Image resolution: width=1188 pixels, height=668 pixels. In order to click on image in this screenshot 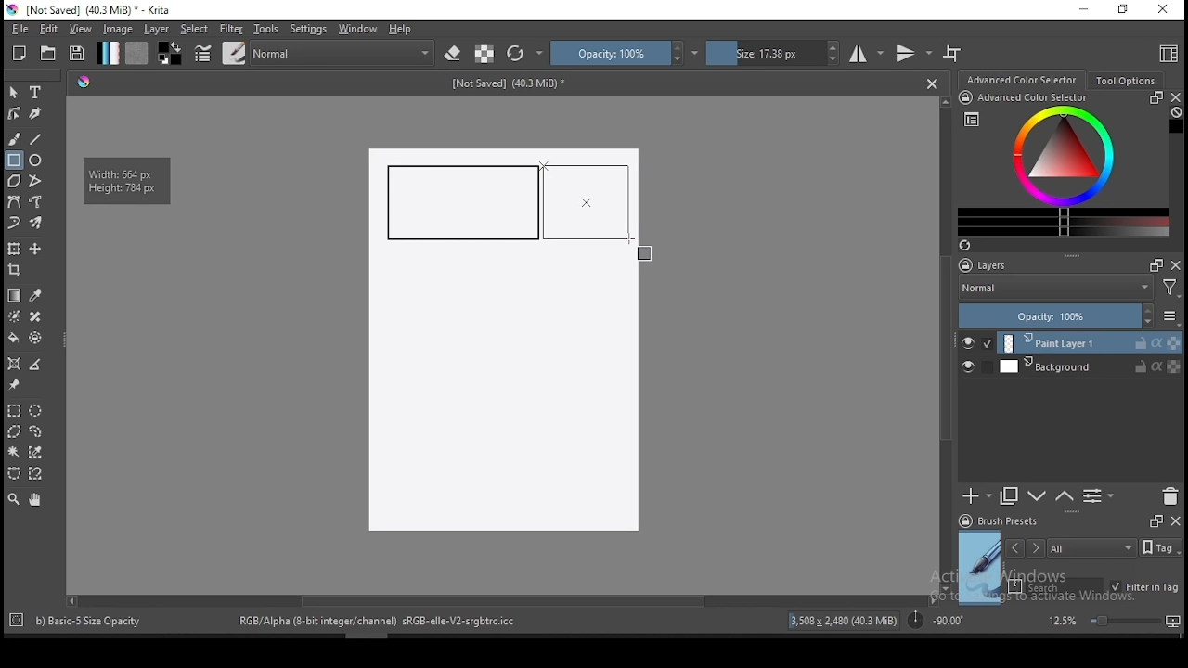, I will do `click(117, 29)`.